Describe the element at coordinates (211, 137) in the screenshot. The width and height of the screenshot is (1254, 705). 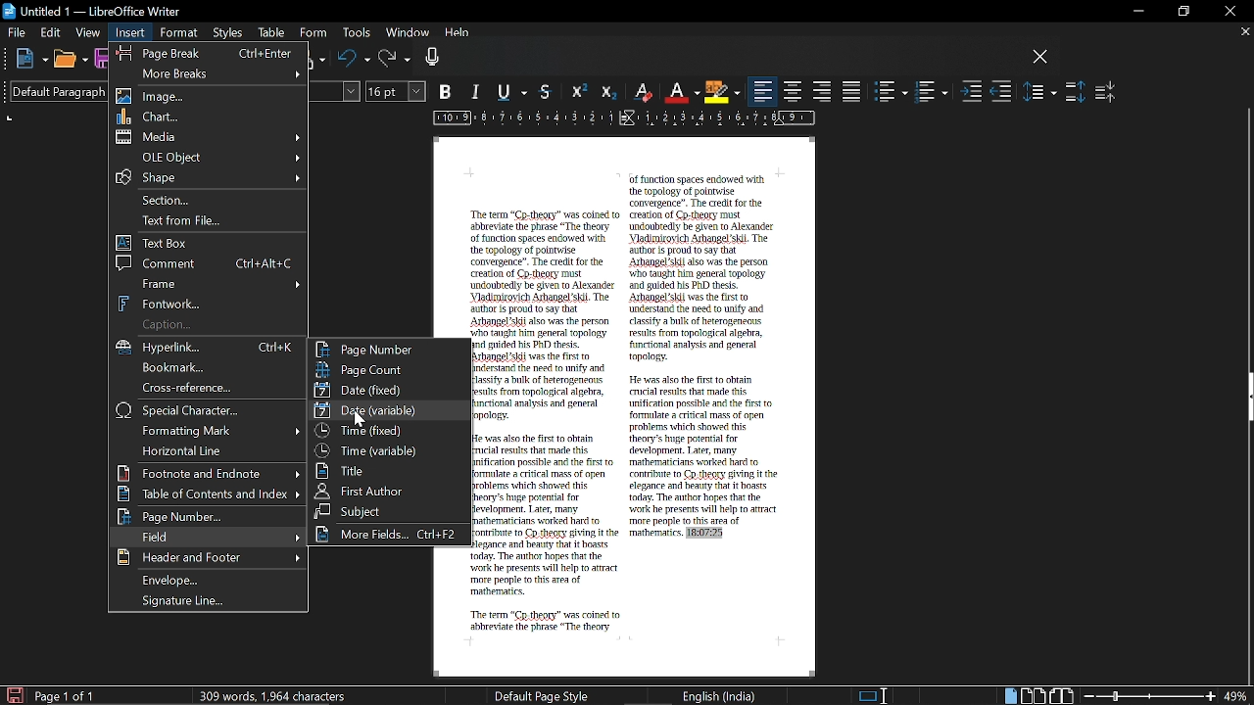
I see `Media` at that location.